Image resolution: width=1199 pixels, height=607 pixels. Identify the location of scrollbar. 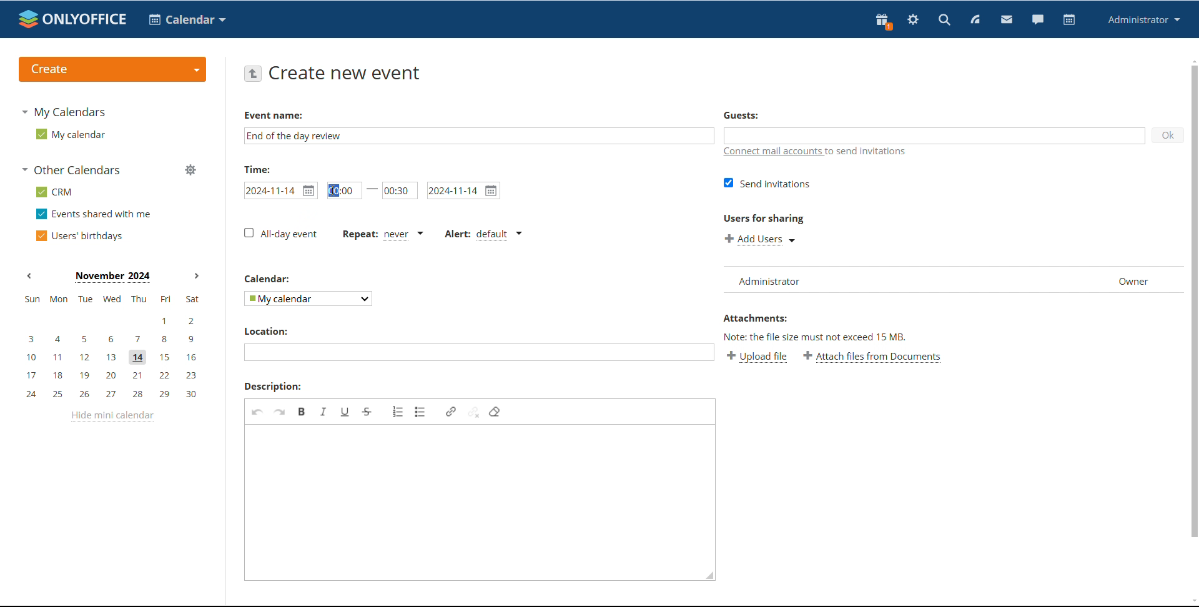
(1194, 301).